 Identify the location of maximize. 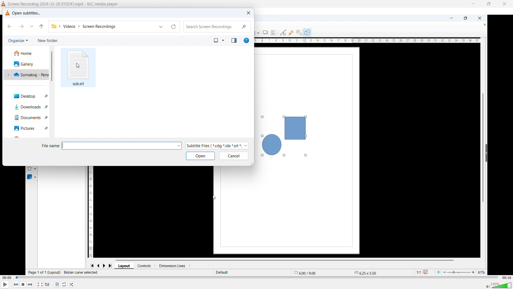
(465, 18).